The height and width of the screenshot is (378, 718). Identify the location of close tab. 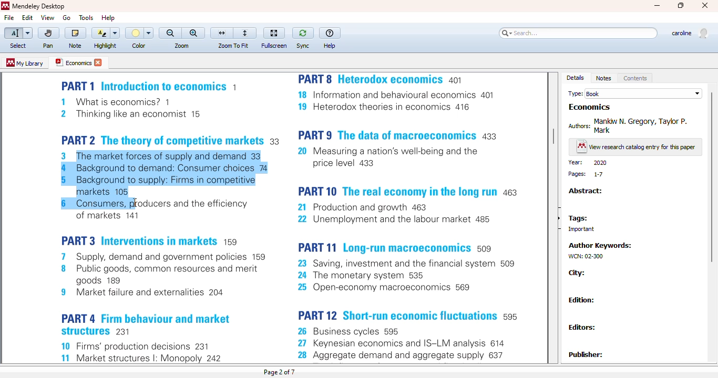
(99, 62).